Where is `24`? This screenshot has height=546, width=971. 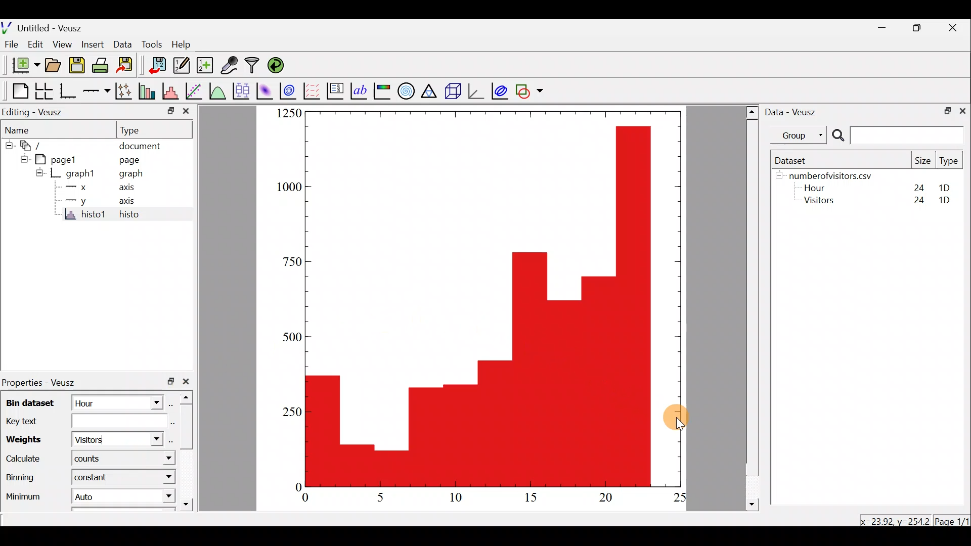 24 is located at coordinates (916, 201).